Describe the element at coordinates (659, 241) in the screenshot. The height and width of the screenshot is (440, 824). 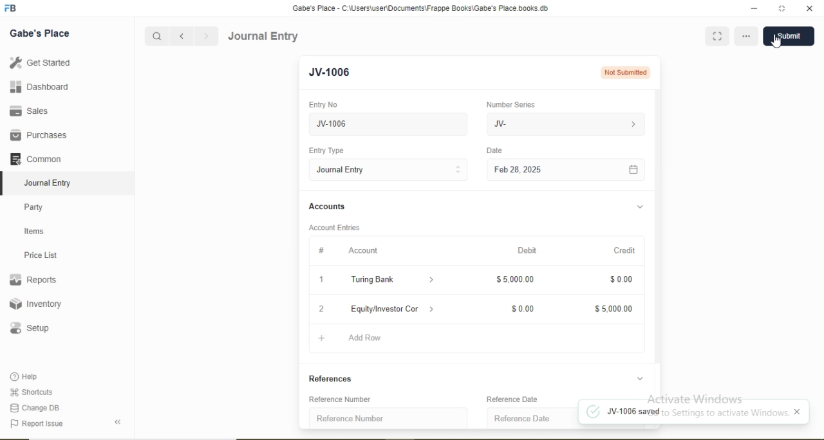
I see `Scroll bar` at that location.